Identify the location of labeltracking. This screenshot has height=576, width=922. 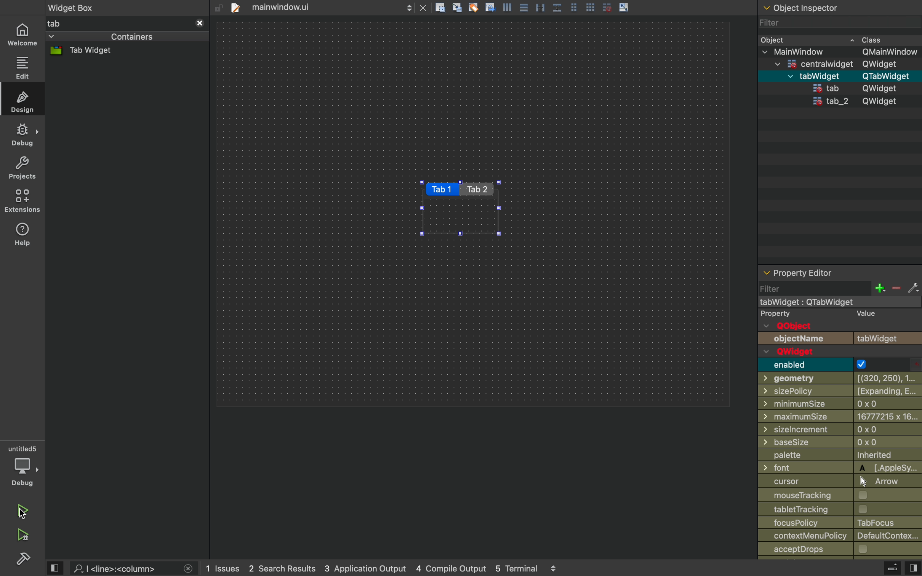
(841, 510).